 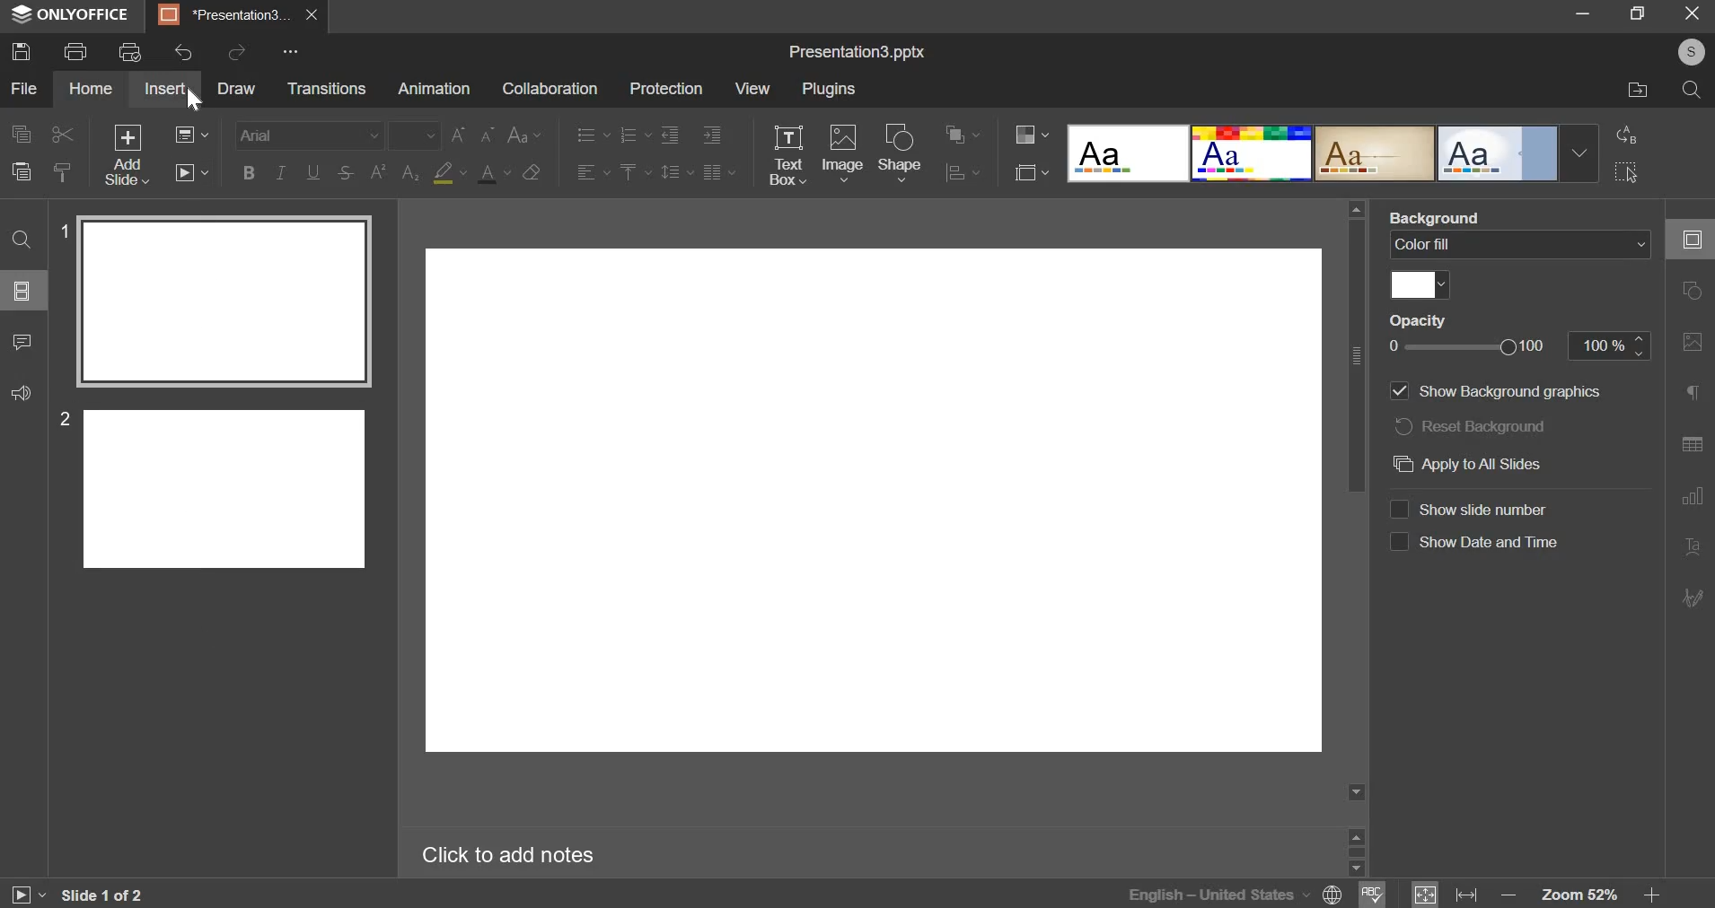 What do you see at coordinates (21, 171) in the screenshot?
I see `paste` at bounding box center [21, 171].